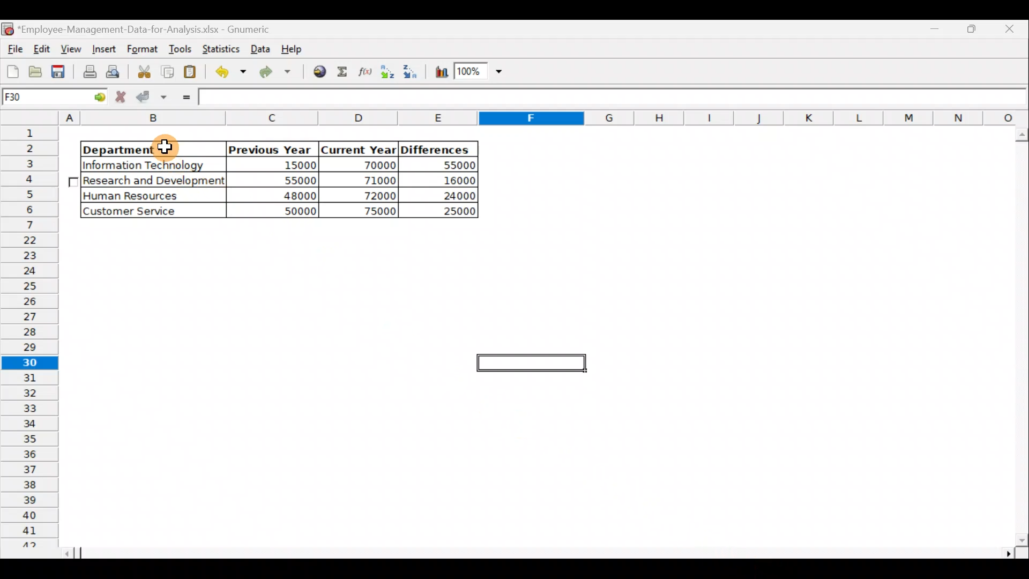 This screenshot has width=1029, height=579. What do you see at coordinates (260, 48) in the screenshot?
I see `Data` at bounding box center [260, 48].